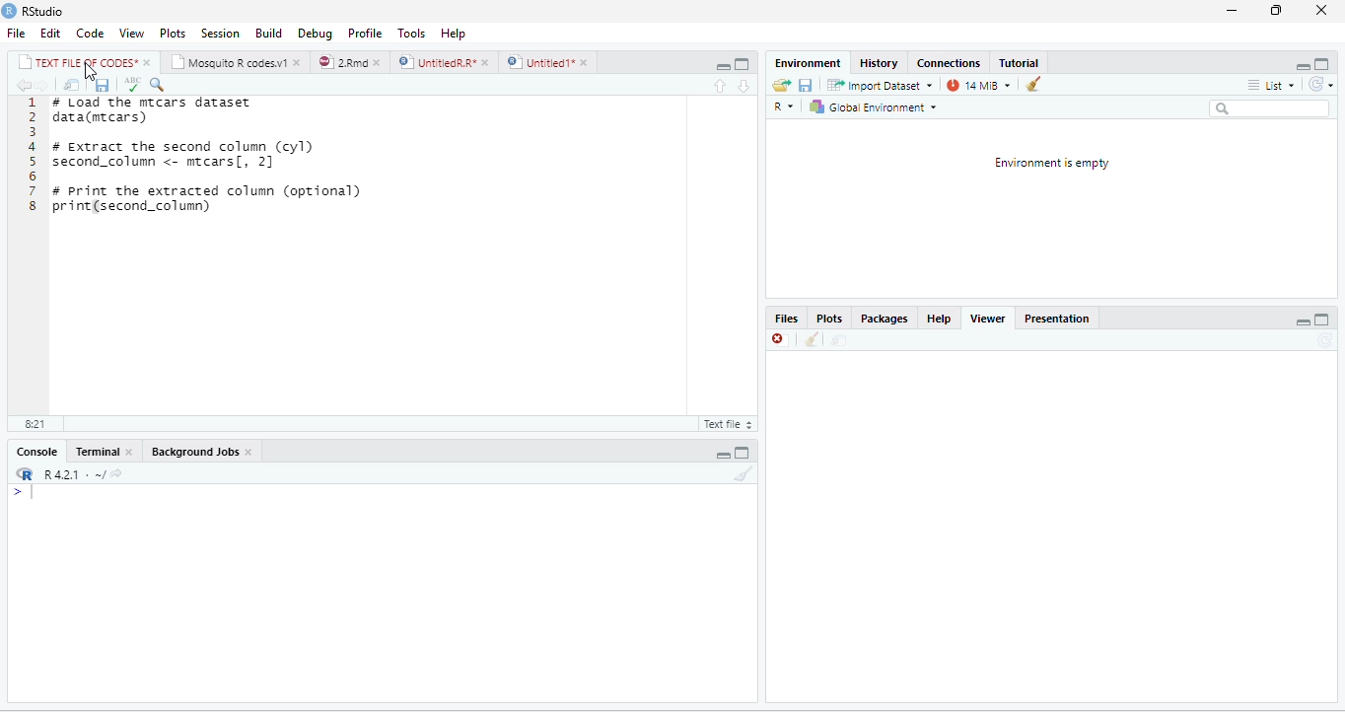 This screenshot has height=712, width=1345. Describe the element at coordinates (1018, 61) in the screenshot. I see `Tutorial` at that location.